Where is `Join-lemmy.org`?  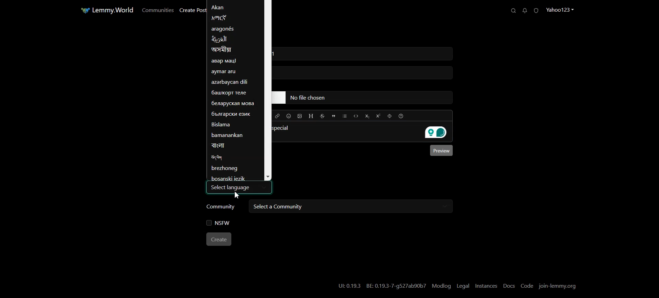 Join-lemmy.org is located at coordinates (558, 286).